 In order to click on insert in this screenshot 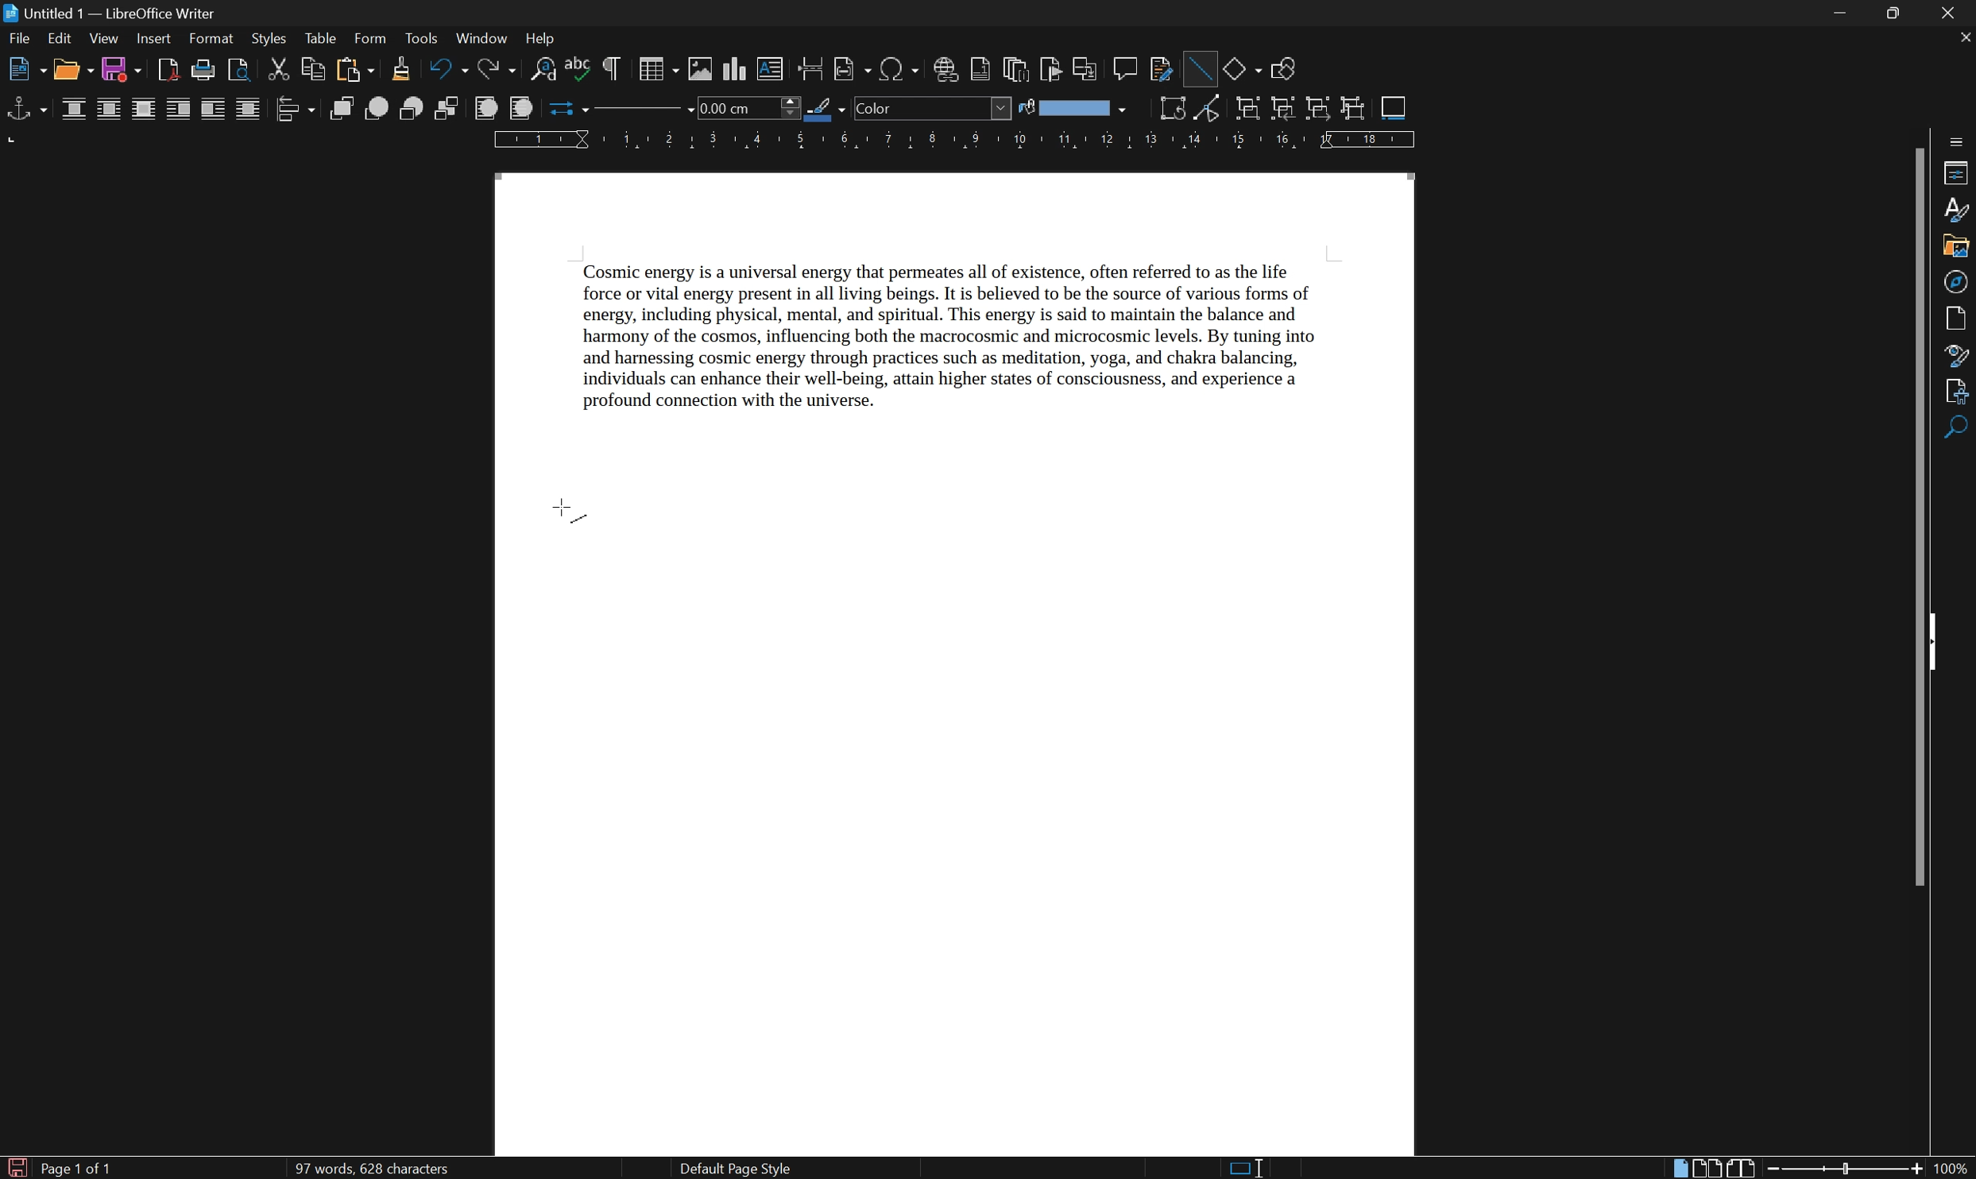, I will do `click(153, 40)`.